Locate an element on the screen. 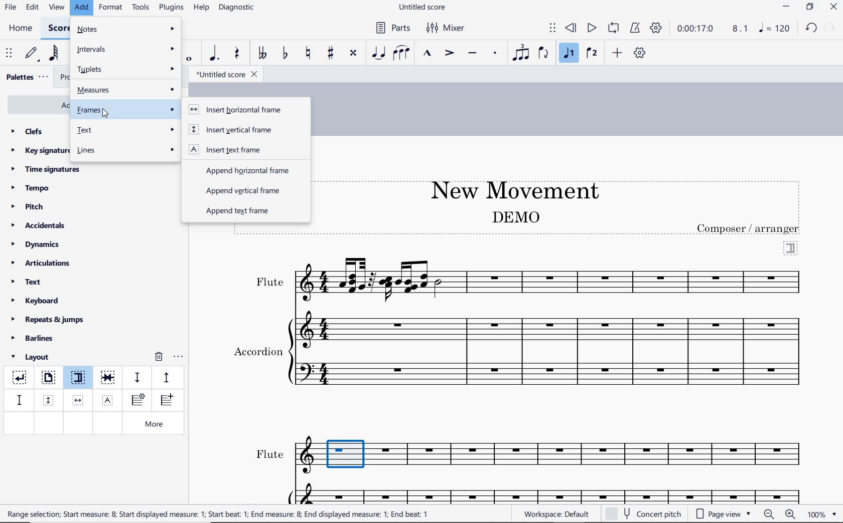 This screenshot has width=843, height=523. restore down is located at coordinates (810, 8).